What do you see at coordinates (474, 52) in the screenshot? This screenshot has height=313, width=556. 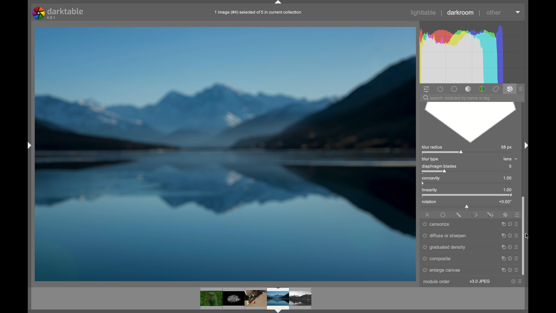 I see `histogram` at bounding box center [474, 52].